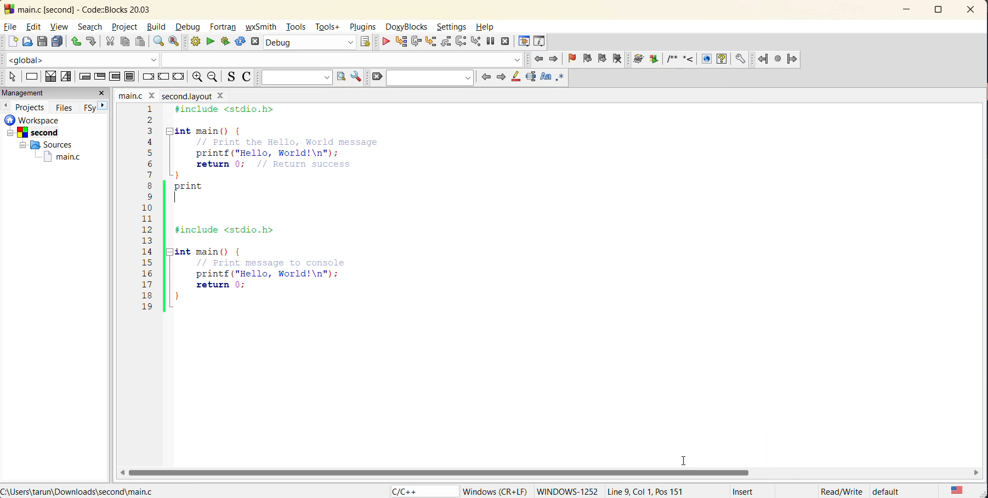  Describe the element at coordinates (685, 460) in the screenshot. I see `cursor` at that location.